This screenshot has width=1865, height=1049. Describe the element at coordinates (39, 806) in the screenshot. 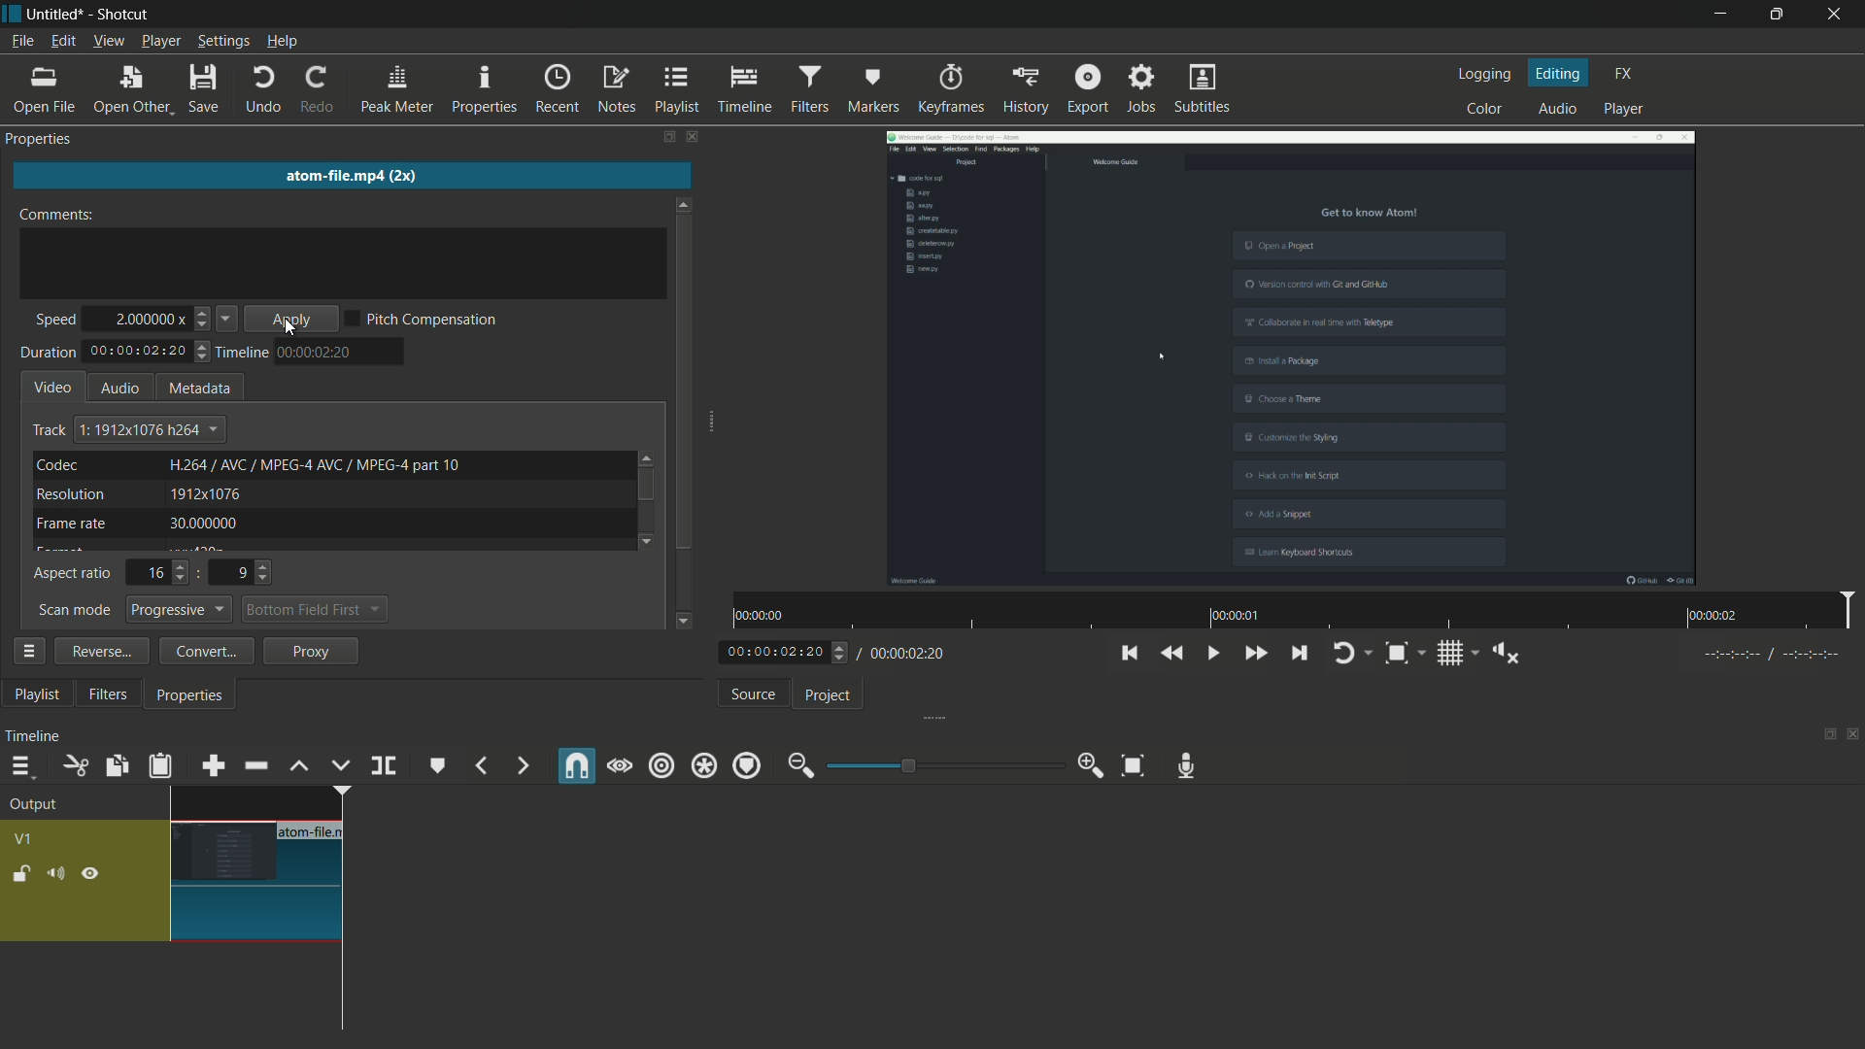

I see `output` at that location.